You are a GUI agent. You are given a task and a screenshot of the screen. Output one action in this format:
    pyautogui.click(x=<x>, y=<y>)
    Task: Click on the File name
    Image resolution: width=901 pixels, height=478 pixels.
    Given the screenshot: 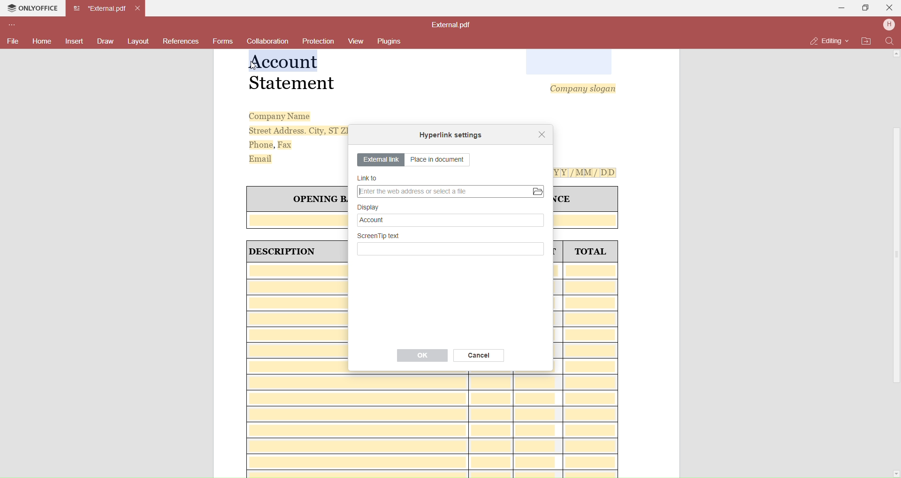 What is the action you would take?
    pyautogui.click(x=452, y=25)
    